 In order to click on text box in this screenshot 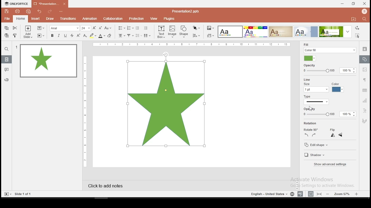, I will do `click(161, 31)`.